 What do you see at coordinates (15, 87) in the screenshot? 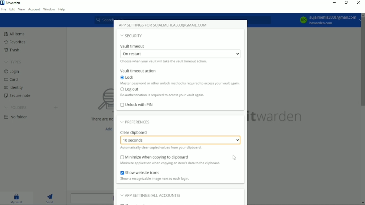
I see `Identity` at bounding box center [15, 87].